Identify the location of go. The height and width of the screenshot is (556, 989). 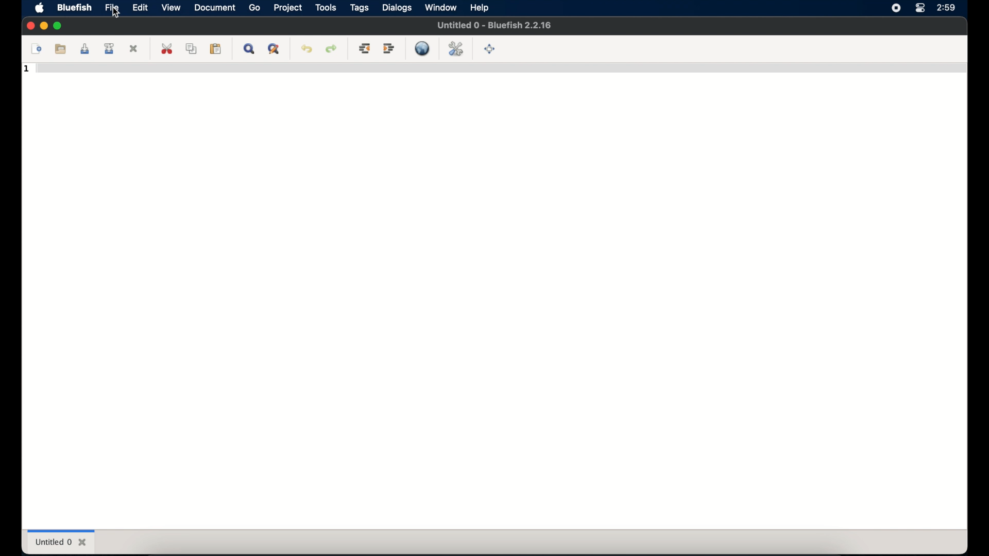
(255, 8).